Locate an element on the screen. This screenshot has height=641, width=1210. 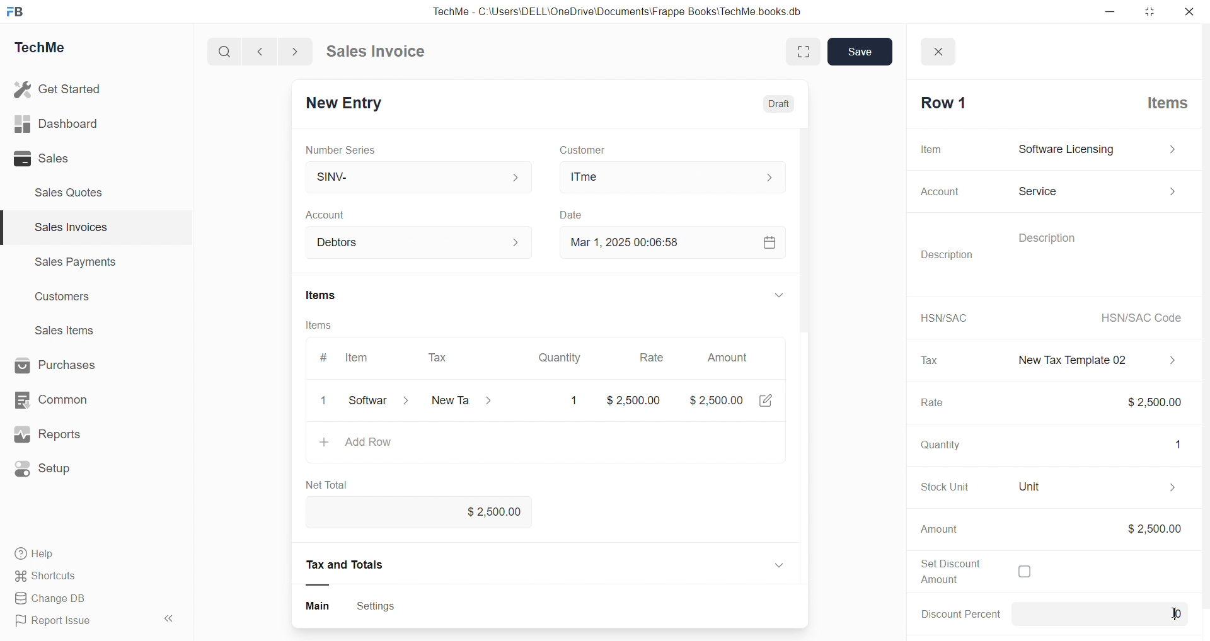
Close is located at coordinates (942, 48).